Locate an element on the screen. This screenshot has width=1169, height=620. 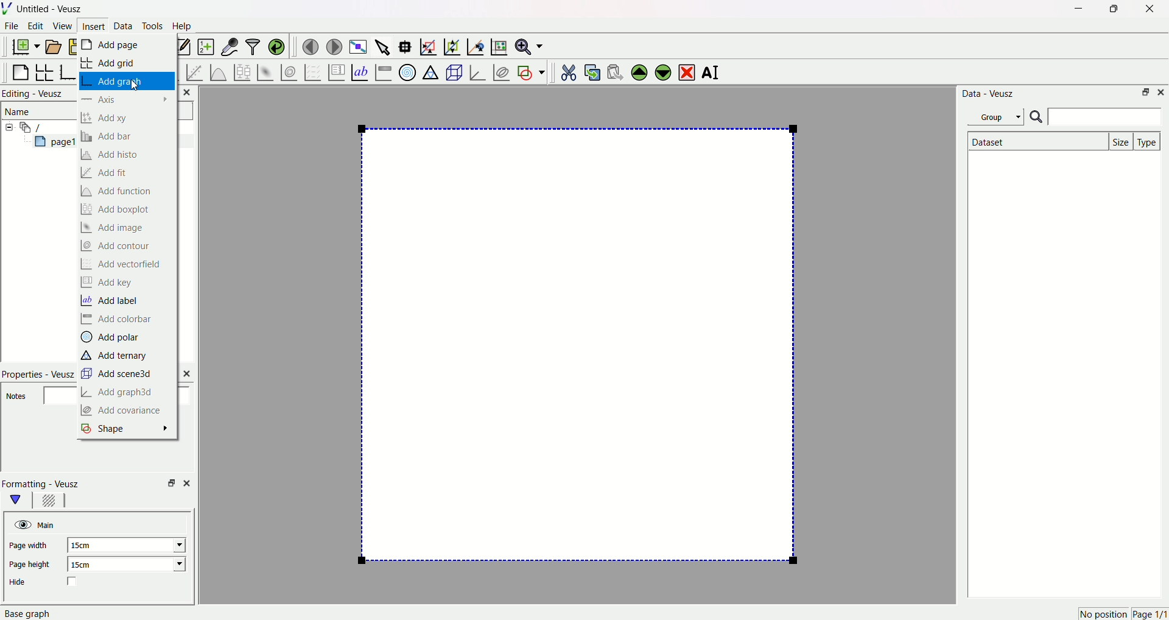
Add graph is located at coordinates (116, 80).